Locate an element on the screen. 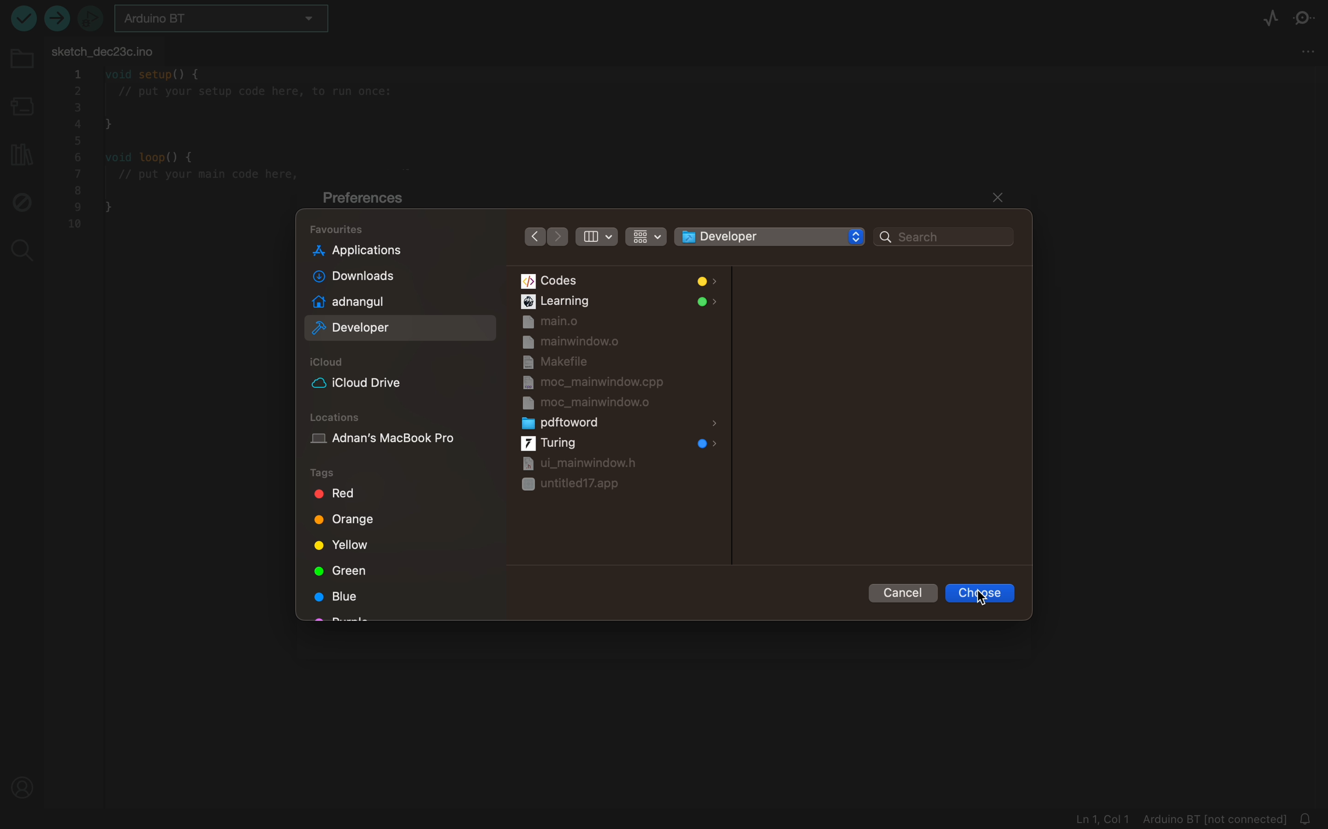 The width and height of the screenshot is (1328, 829). adnangul is located at coordinates (359, 302).